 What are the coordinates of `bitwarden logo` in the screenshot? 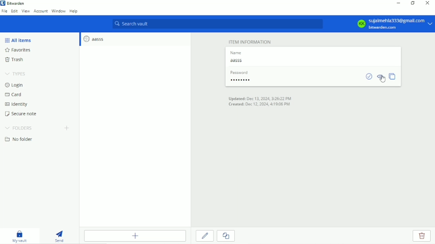 It's located at (4, 4).